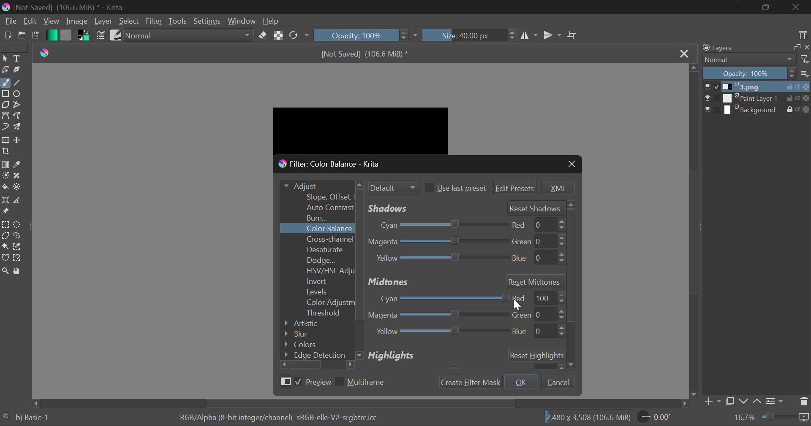 Image resolution: width=811 pixels, height=426 pixels. What do you see at coordinates (316, 250) in the screenshot?
I see `Desaturate` at bounding box center [316, 250].